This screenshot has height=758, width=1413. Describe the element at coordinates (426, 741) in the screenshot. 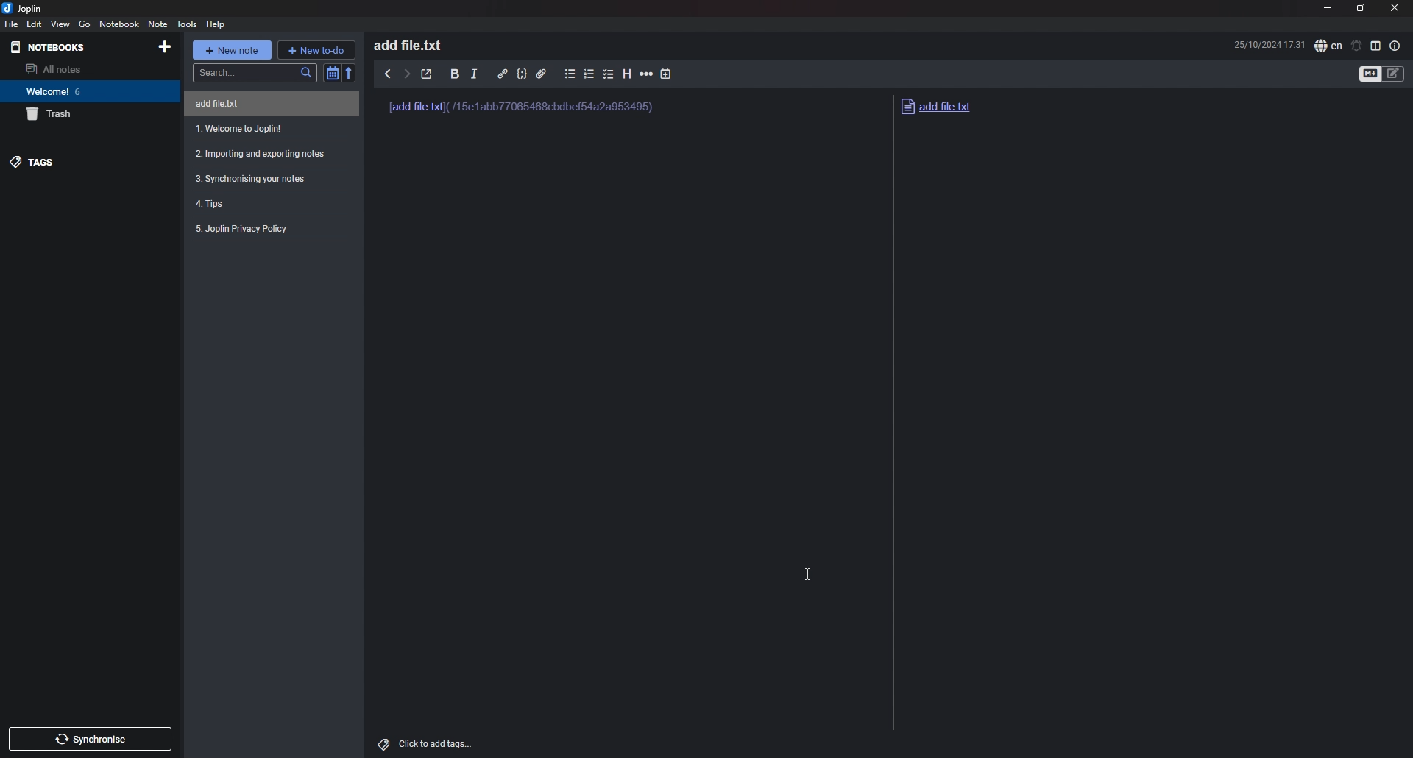

I see `click to add tags` at that location.